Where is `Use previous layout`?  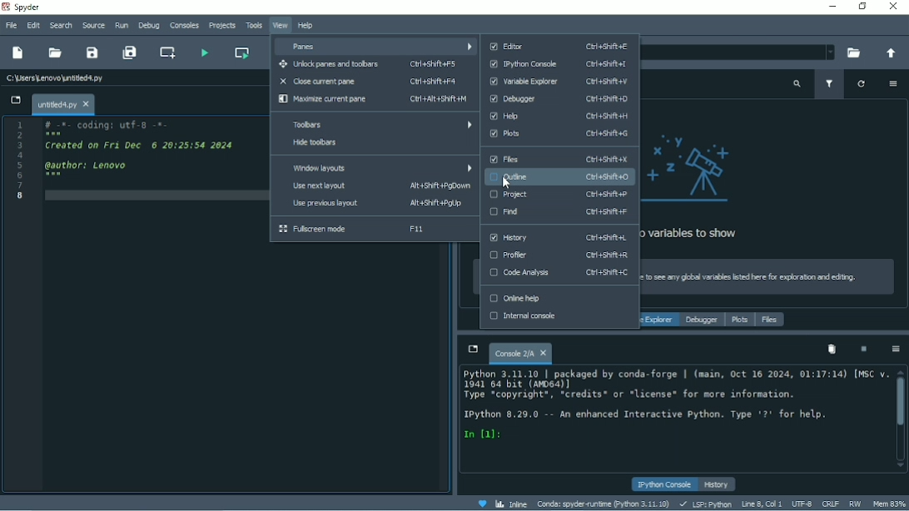 Use previous layout is located at coordinates (373, 204).